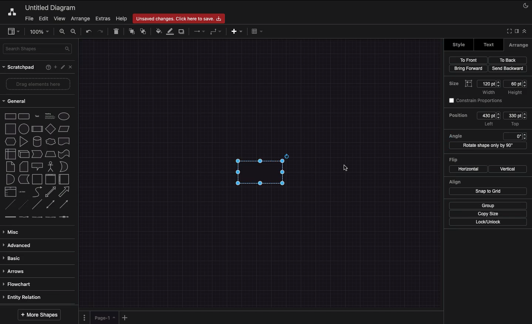 The width and height of the screenshot is (532, 324). What do you see at coordinates (517, 31) in the screenshot?
I see `Expand` at bounding box center [517, 31].